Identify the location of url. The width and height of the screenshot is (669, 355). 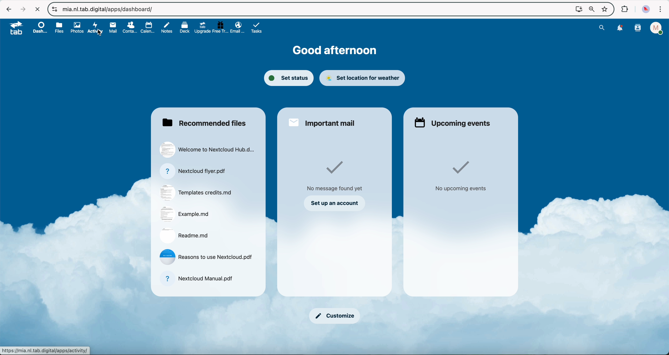
(45, 350).